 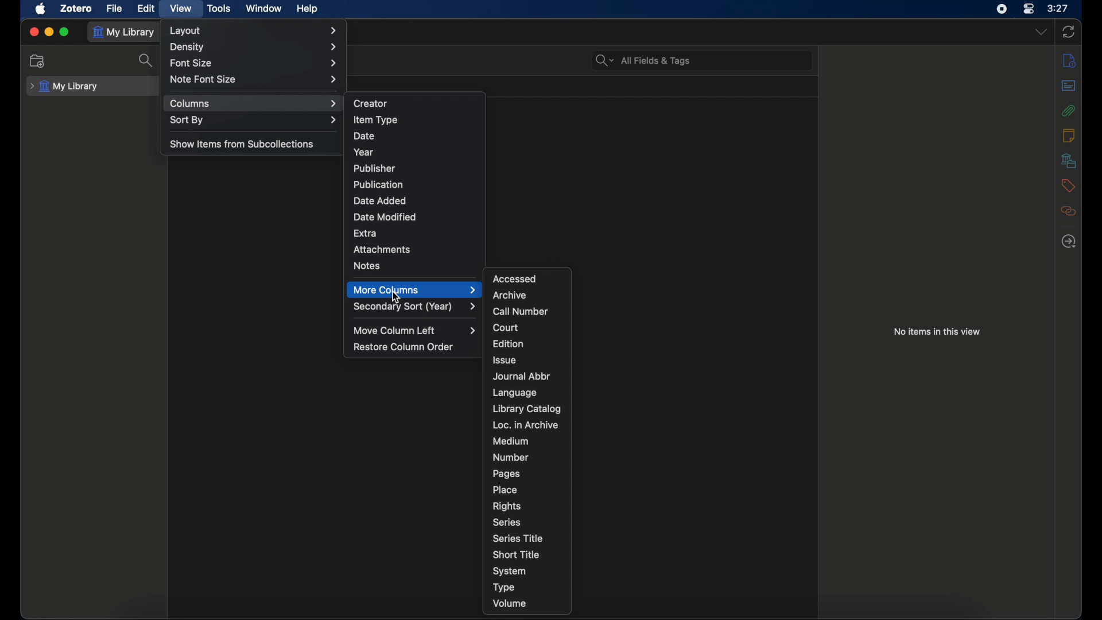 What do you see at coordinates (254, 64) in the screenshot?
I see `font size` at bounding box center [254, 64].